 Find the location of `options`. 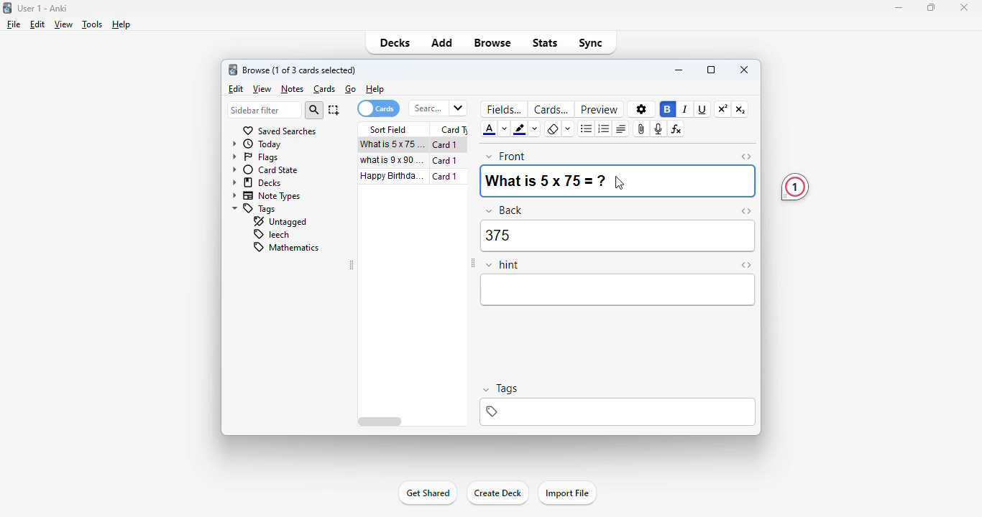

options is located at coordinates (640, 108).